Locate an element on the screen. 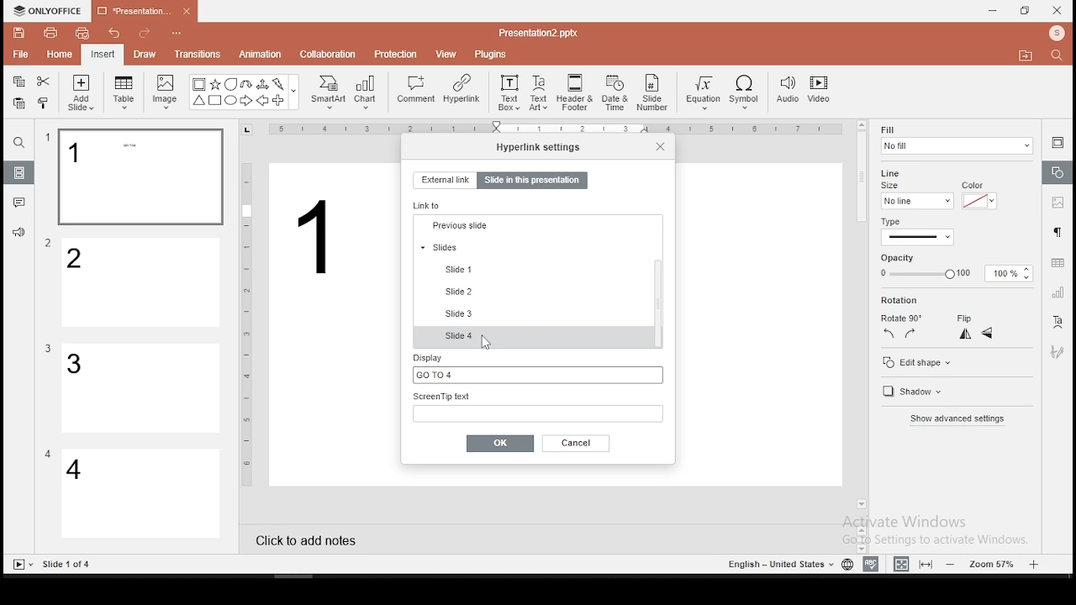  view is located at coordinates (447, 53).